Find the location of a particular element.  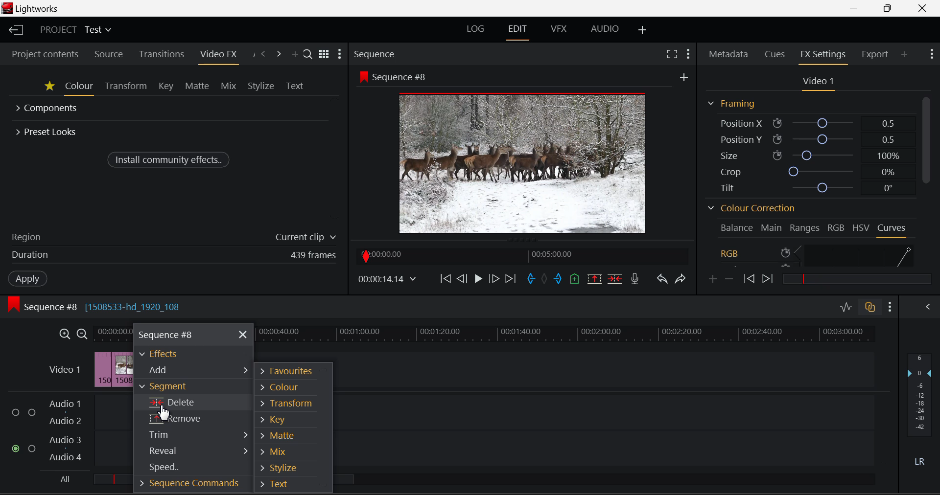

Mark Out is located at coordinates (558, 279).